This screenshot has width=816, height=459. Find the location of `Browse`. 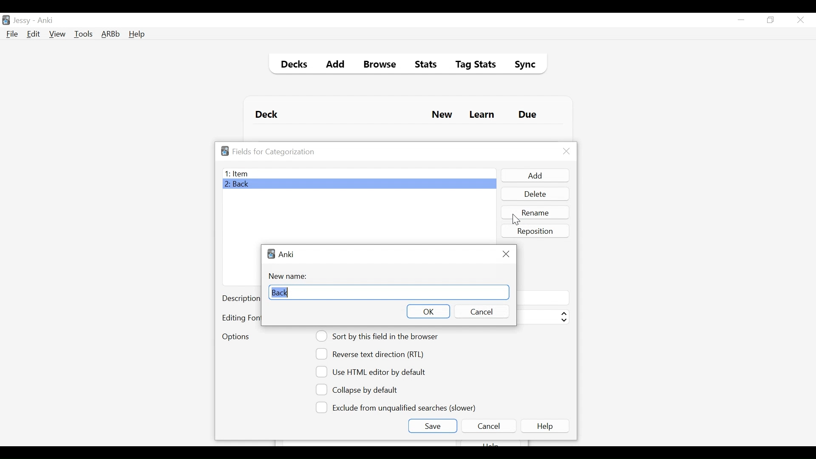

Browse is located at coordinates (381, 65).